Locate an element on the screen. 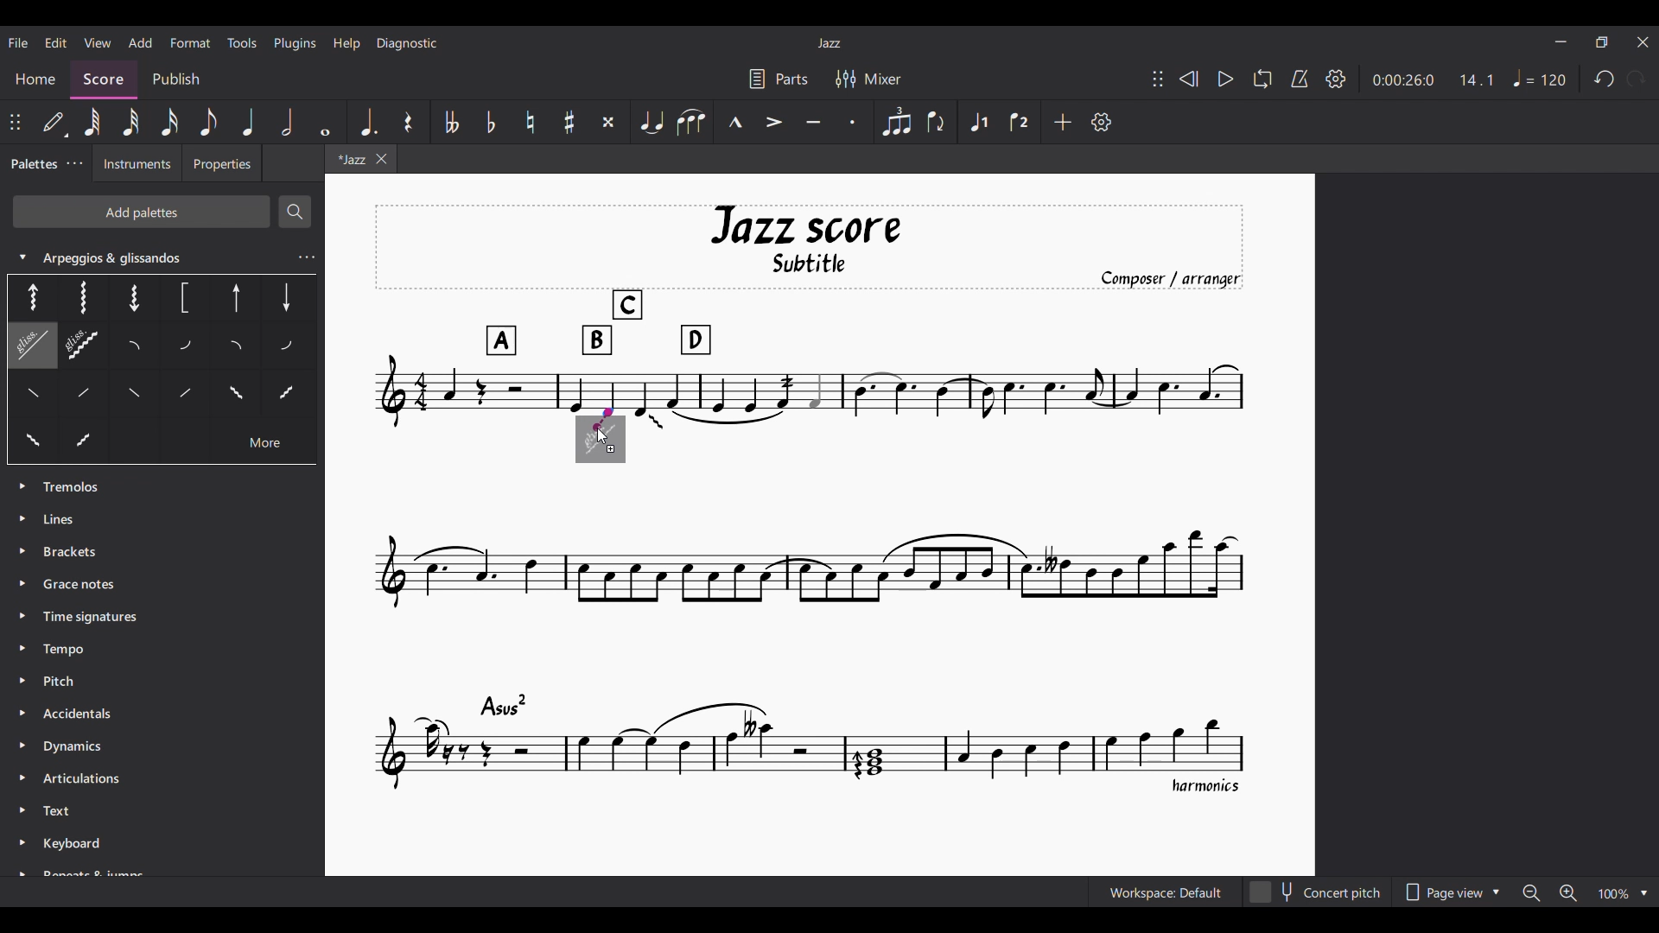 The width and height of the screenshot is (1659, 933). Toggle double sharp is located at coordinates (608, 122).